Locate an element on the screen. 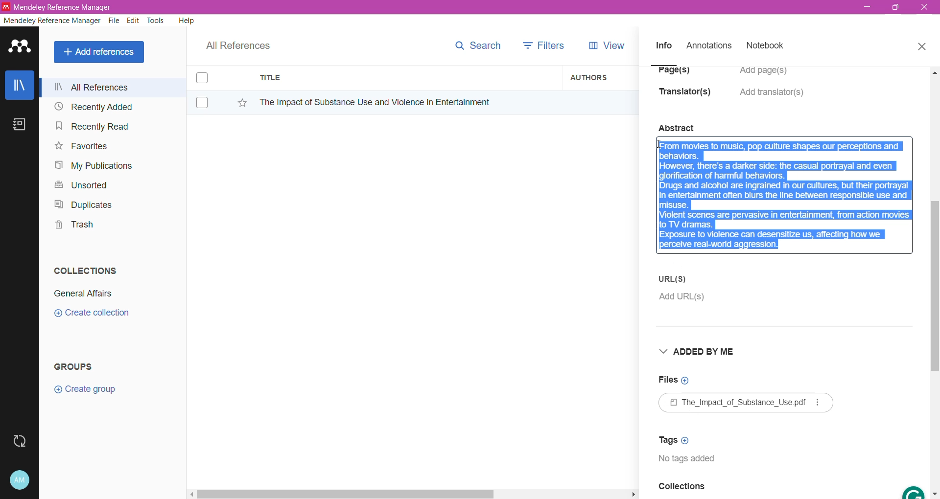 The image size is (940, 499). Restore Down is located at coordinates (896, 8).